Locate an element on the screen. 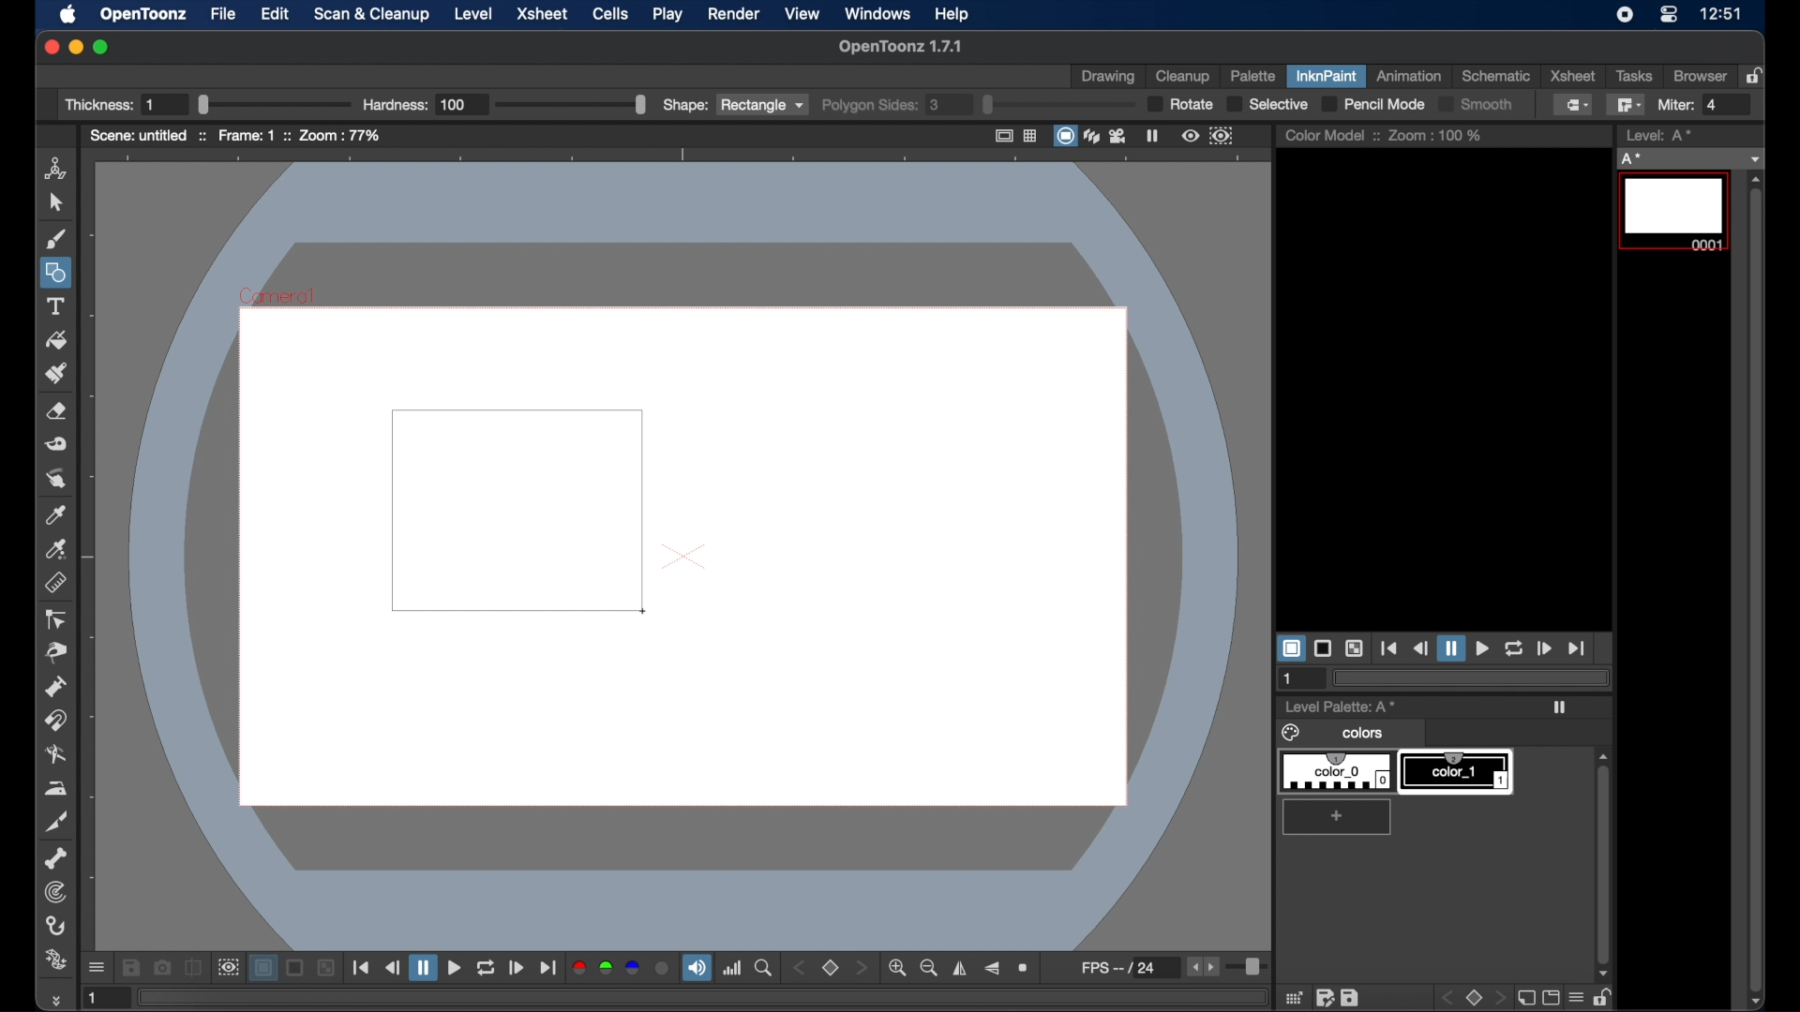  browser is located at coordinates (1701, 75).